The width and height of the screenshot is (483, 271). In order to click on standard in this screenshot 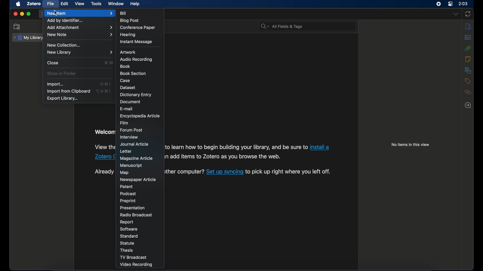, I will do `click(129, 236)`.